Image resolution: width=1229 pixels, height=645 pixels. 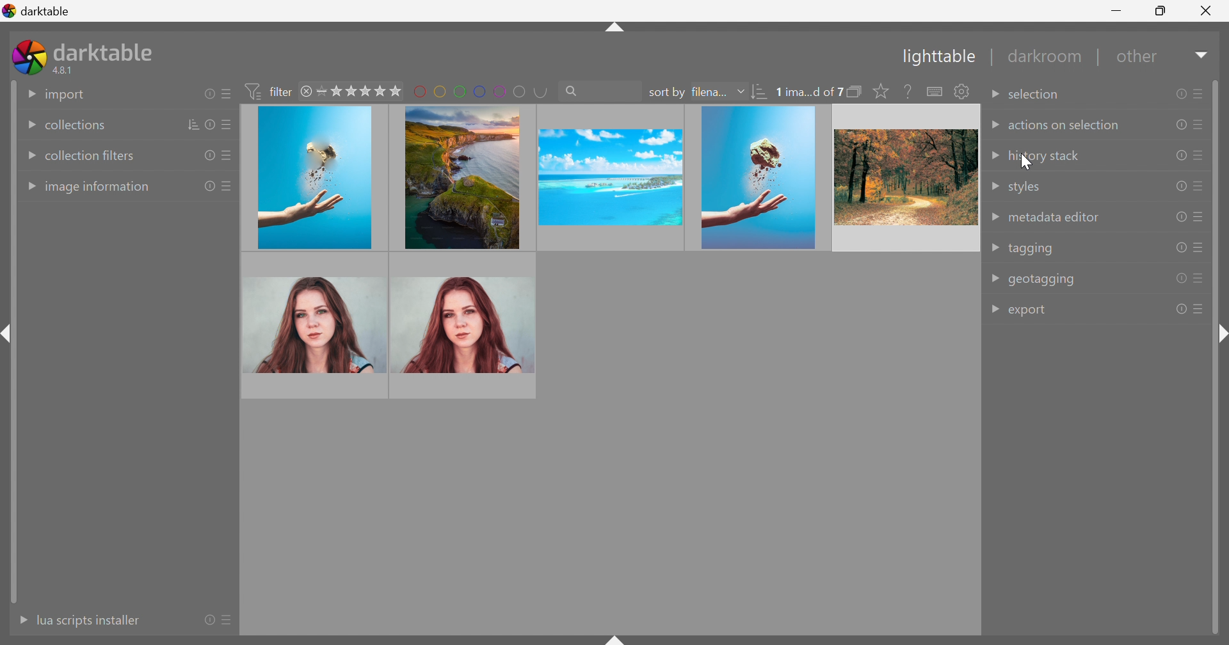 I want to click on image, so click(x=314, y=179).